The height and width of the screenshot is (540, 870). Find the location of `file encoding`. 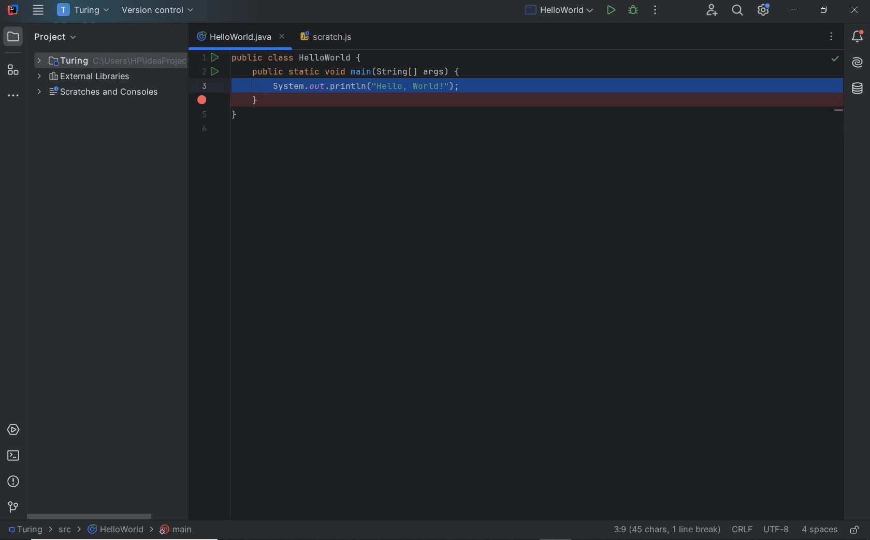

file encoding is located at coordinates (778, 529).